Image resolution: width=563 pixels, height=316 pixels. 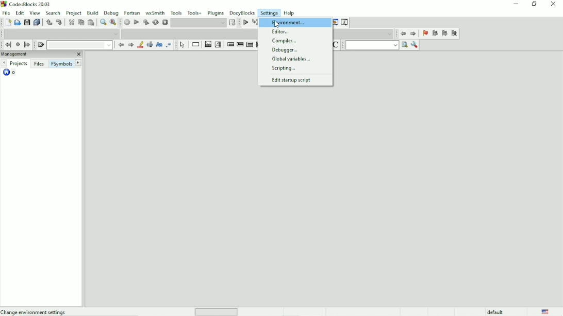 I want to click on Build, so click(x=127, y=22).